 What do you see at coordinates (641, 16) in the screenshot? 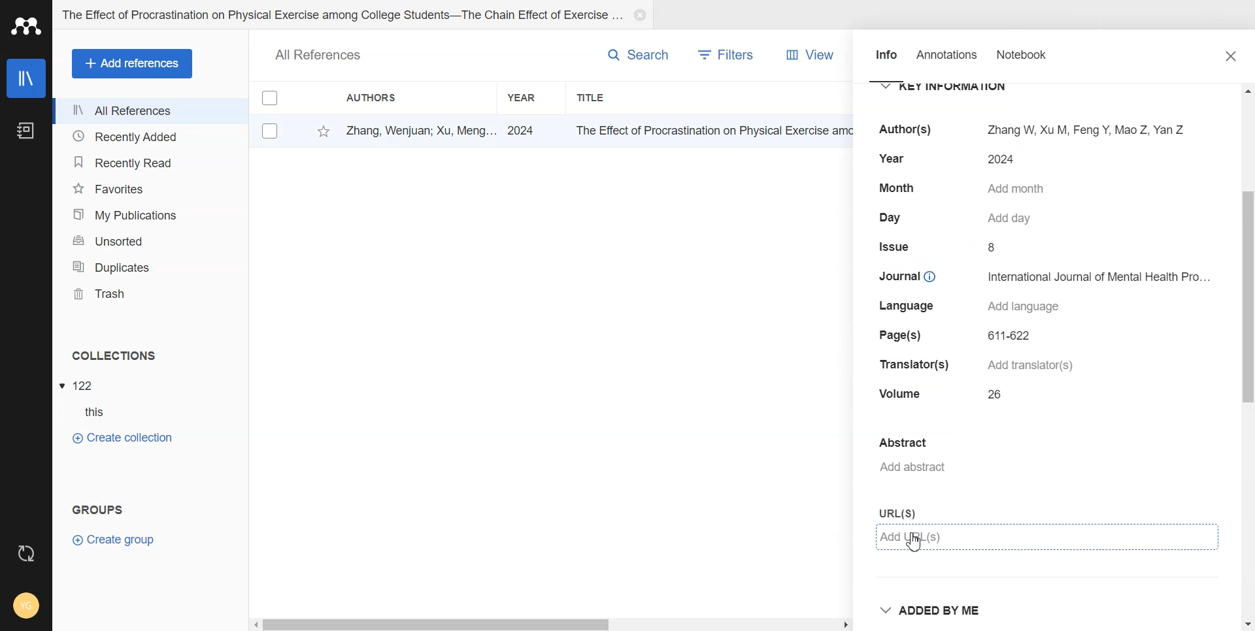
I see `Close` at bounding box center [641, 16].